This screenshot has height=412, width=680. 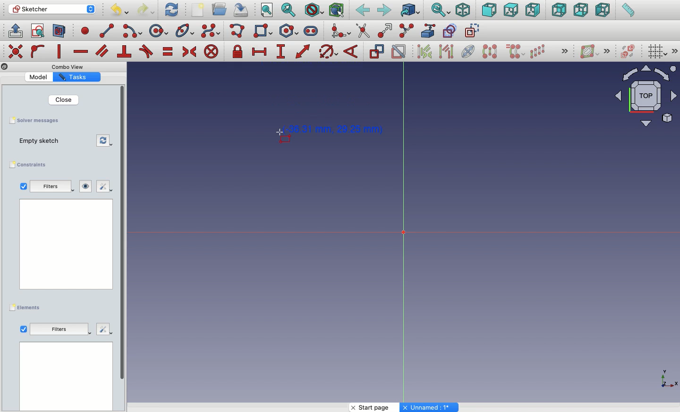 What do you see at coordinates (489, 51) in the screenshot?
I see `Symmetry` at bounding box center [489, 51].